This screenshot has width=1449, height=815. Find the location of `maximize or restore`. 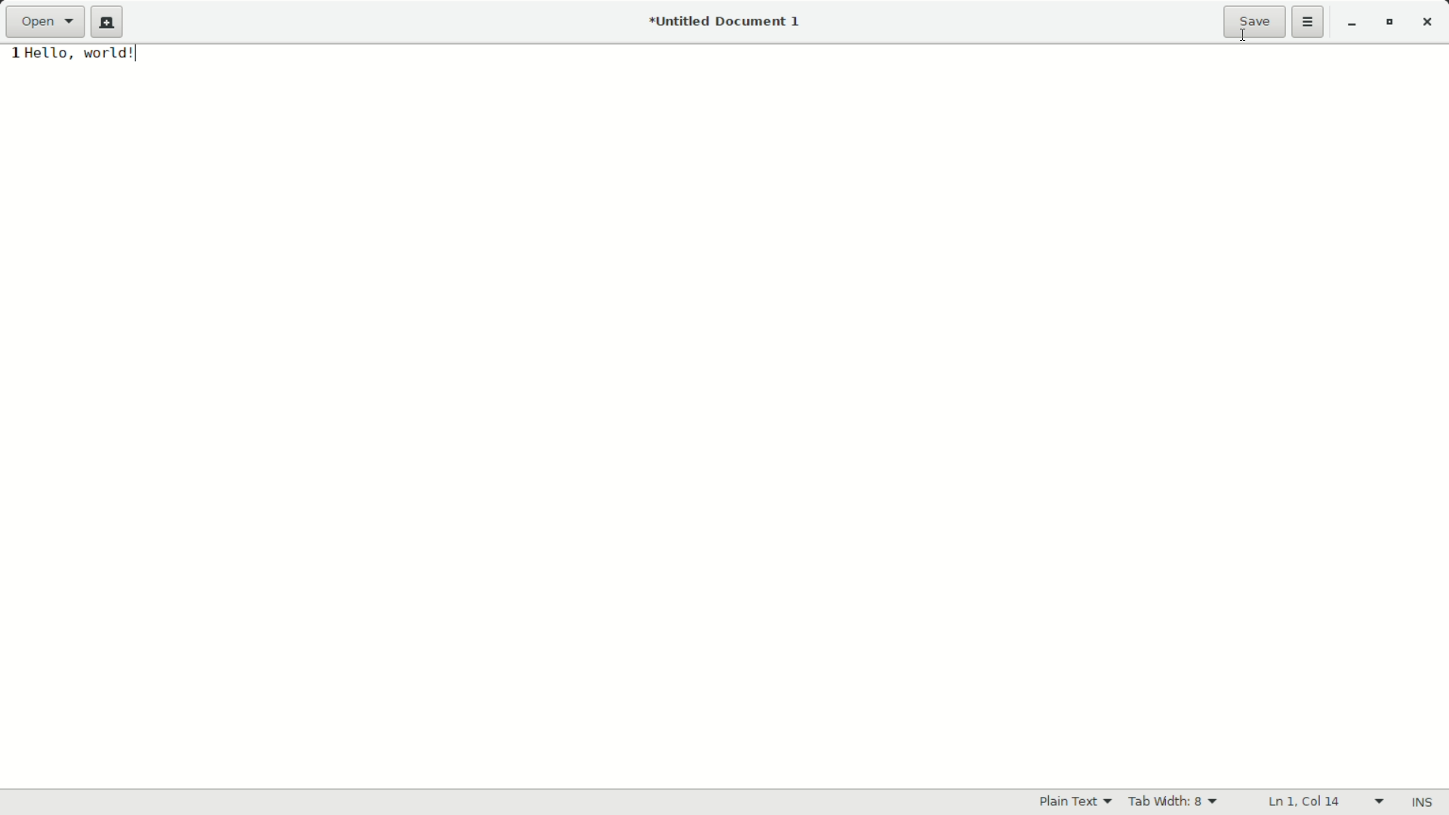

maximize or restore is located at coordinates (1394, 24).